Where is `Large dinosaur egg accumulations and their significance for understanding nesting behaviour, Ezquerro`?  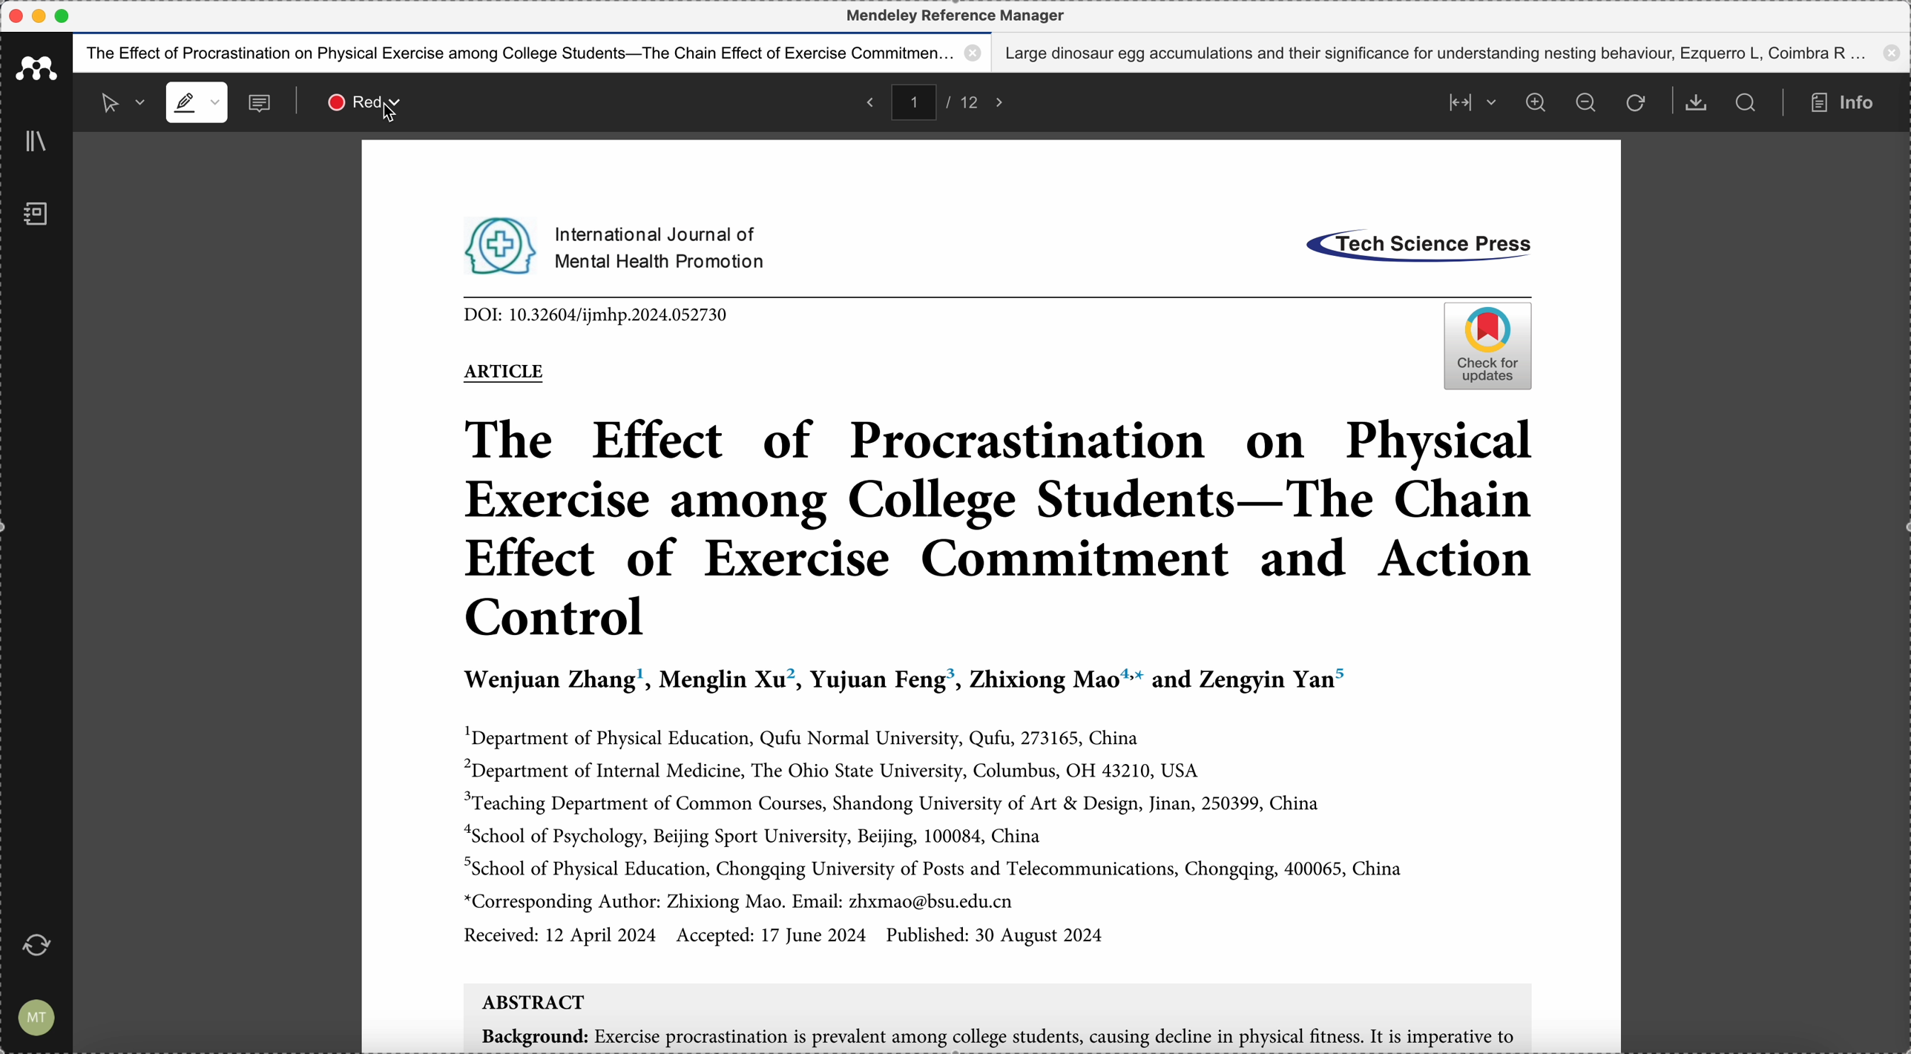 Large dinosaur egg accumulations and their significance for understanding nesting behaviour, Ezquerro is located at coordinates (1455, 53).